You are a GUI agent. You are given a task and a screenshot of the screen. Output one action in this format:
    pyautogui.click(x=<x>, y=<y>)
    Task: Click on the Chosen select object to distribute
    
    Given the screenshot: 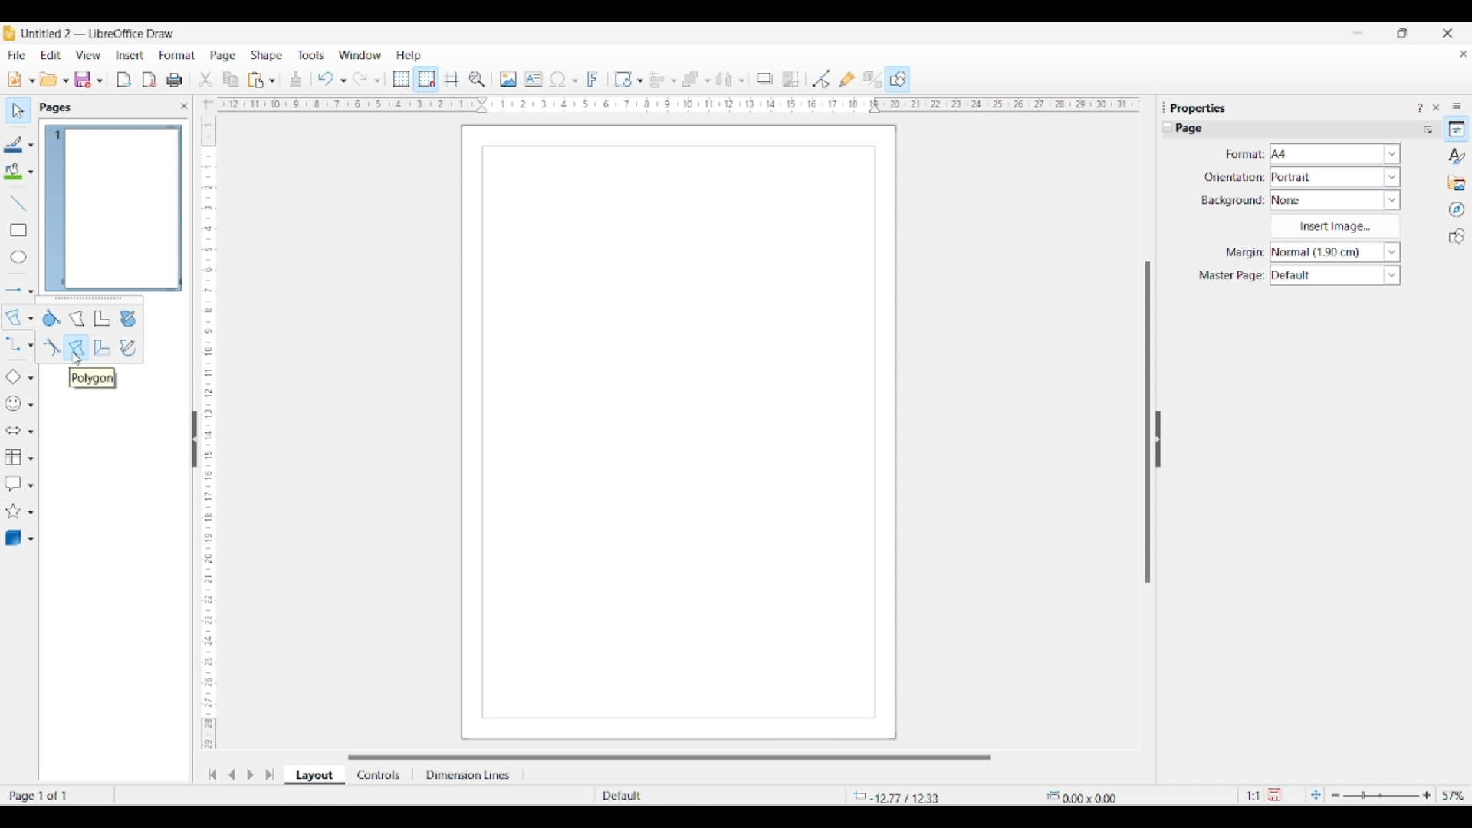 What is the action you would take?
    pyautogui.click(x=724, y=79)
    